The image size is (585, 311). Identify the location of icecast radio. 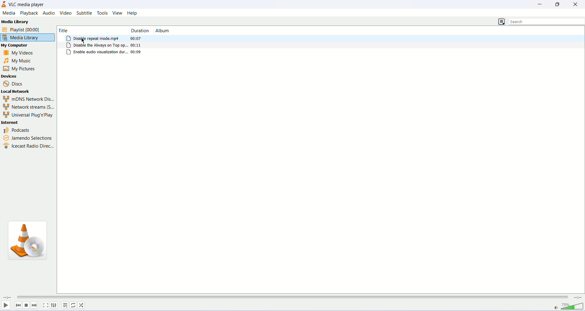
(28, 145).